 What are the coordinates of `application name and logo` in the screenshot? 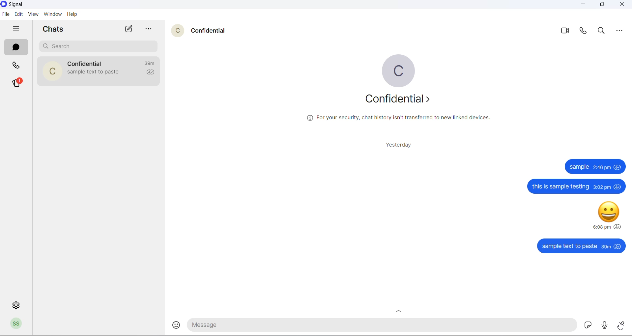 It's located at (18, 5).